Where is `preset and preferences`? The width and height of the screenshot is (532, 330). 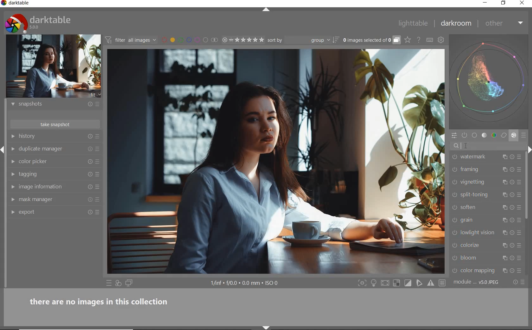
preset and preferences is located at coordinates (520, 220).